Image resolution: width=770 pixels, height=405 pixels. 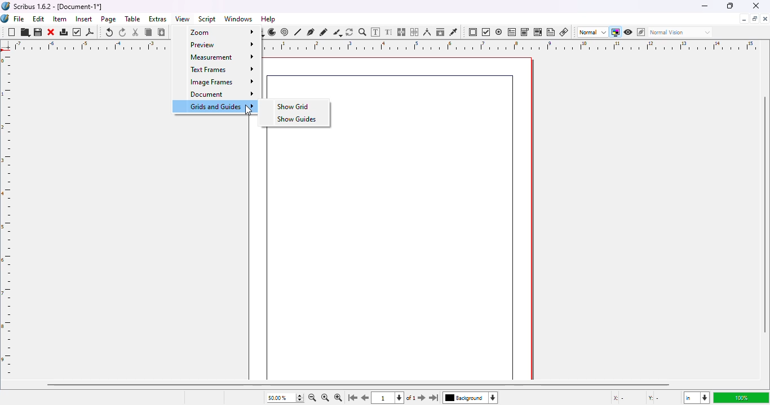 I want to click on toggle color management system, so click(x=615, y=32).